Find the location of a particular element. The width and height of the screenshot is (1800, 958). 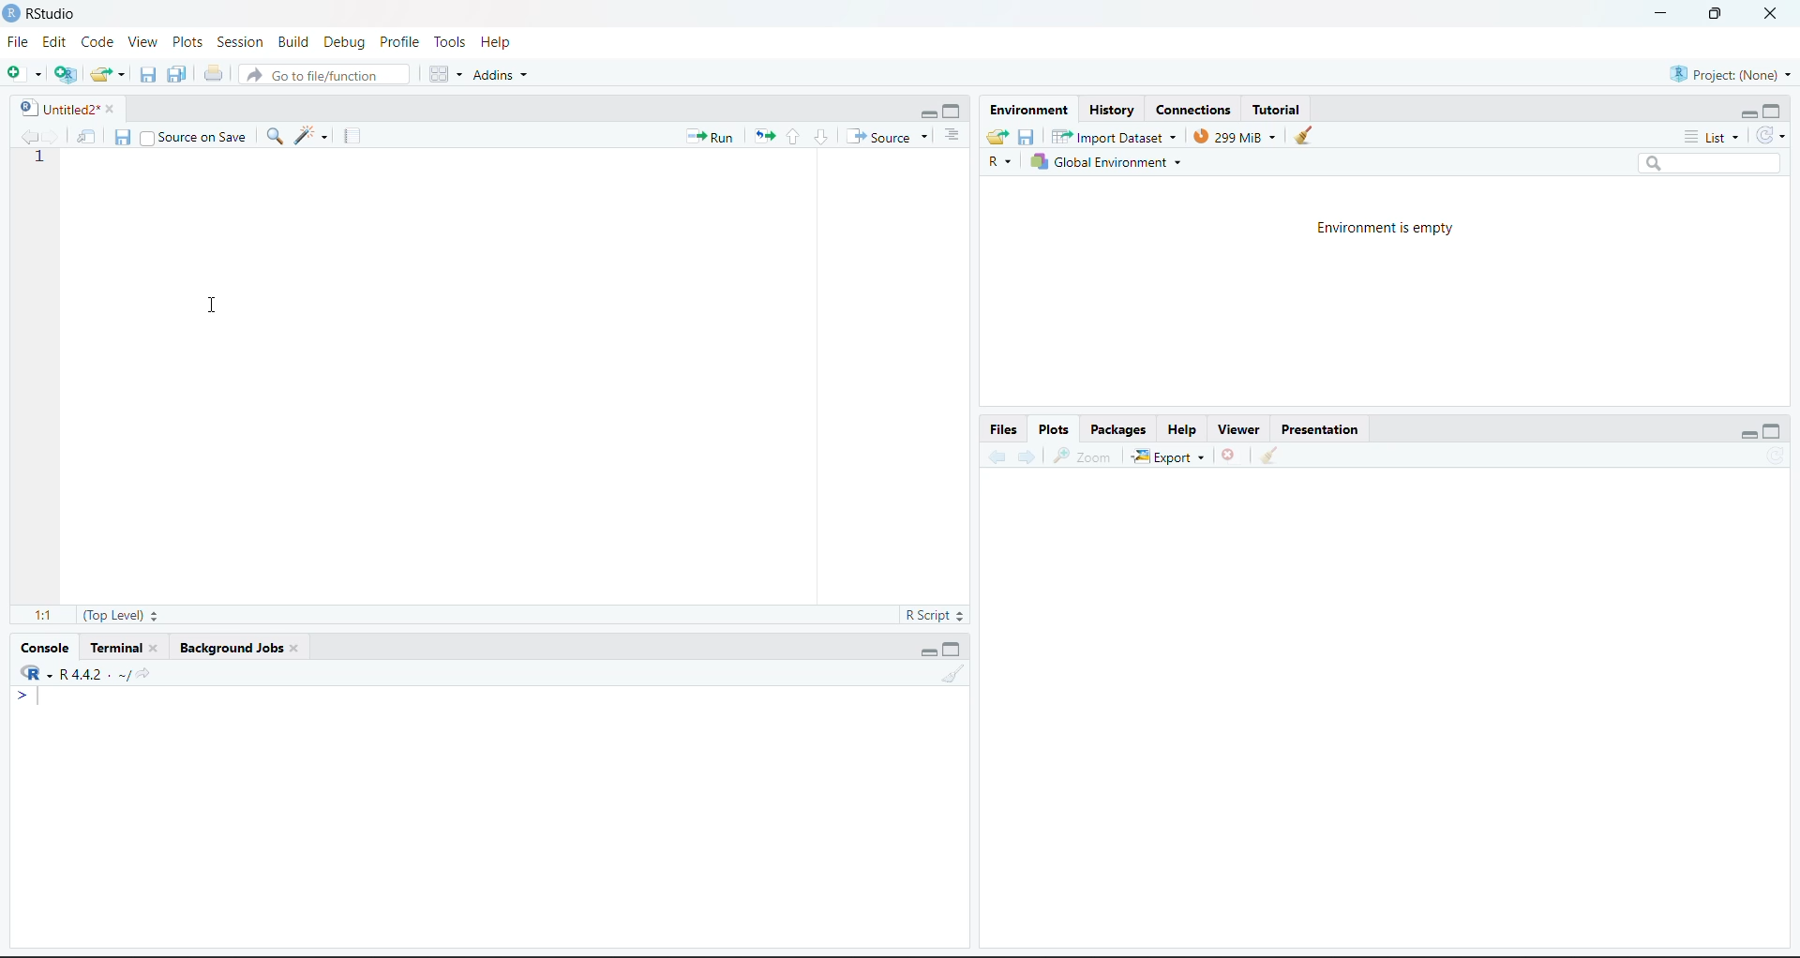

Session is located at coordinates (242, 41).